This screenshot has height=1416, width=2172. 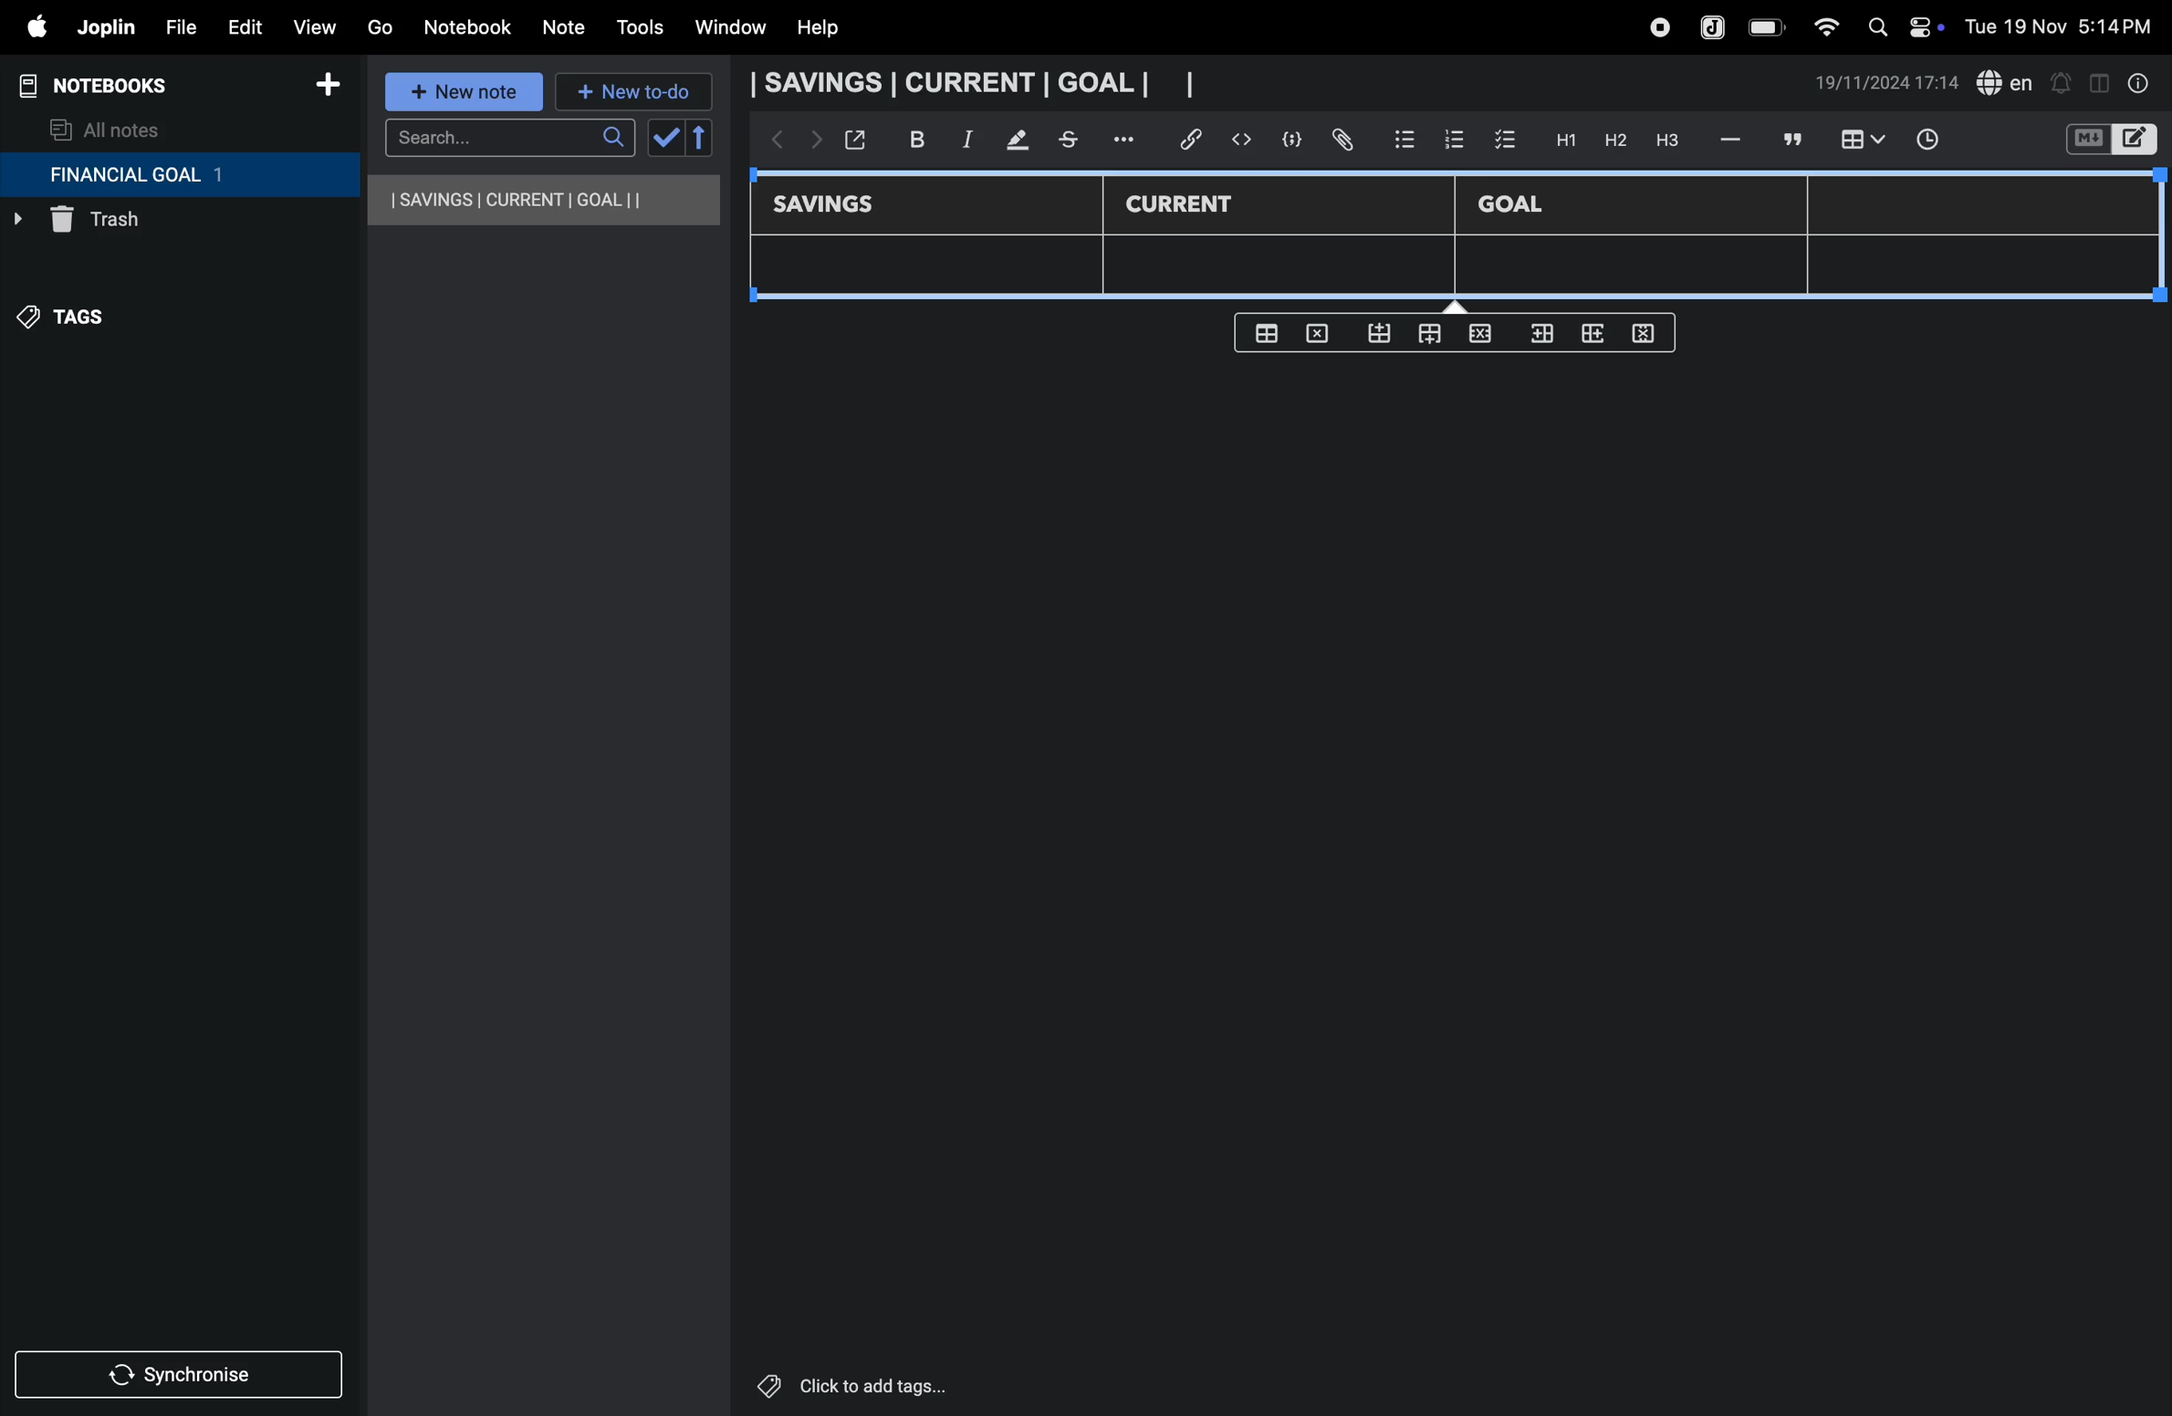 What do you see at coordinates (110, 86) in the screenshot?
I see `notebooks` at bounding box center [110, 86].